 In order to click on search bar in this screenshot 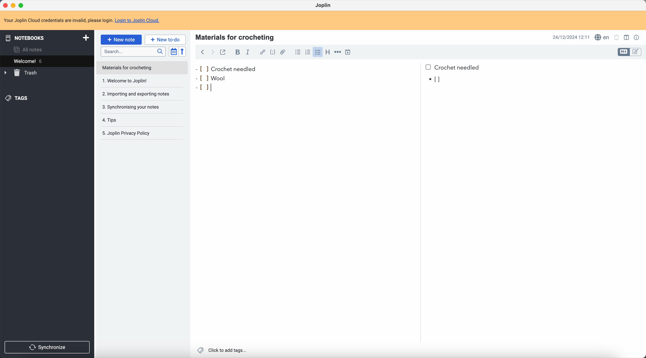, I will do `click(133, 51)`.